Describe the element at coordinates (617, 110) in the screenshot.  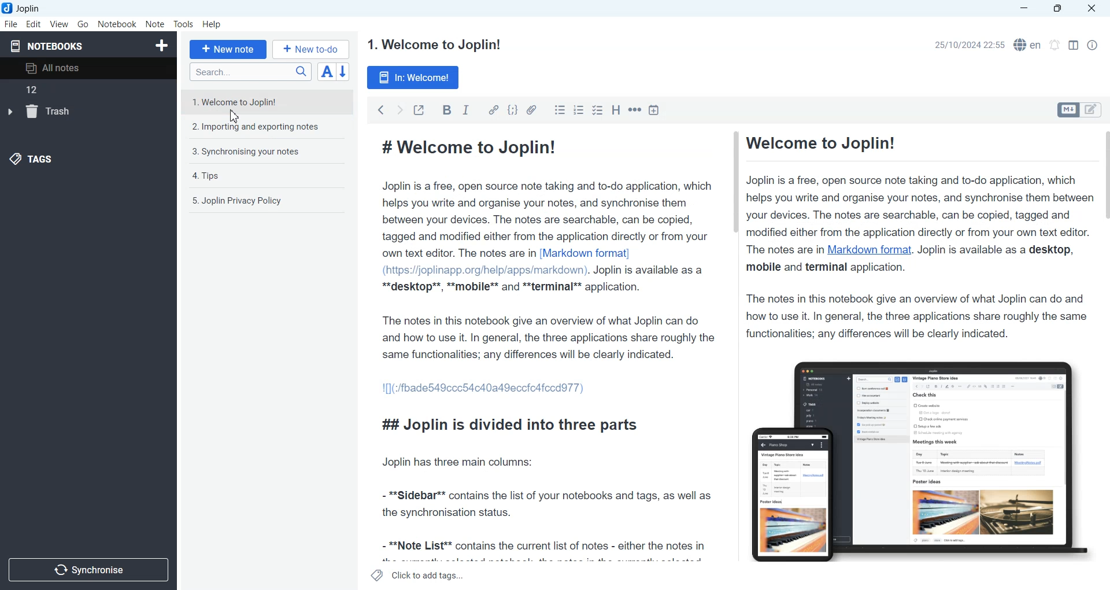
I see `Heading` at that location.